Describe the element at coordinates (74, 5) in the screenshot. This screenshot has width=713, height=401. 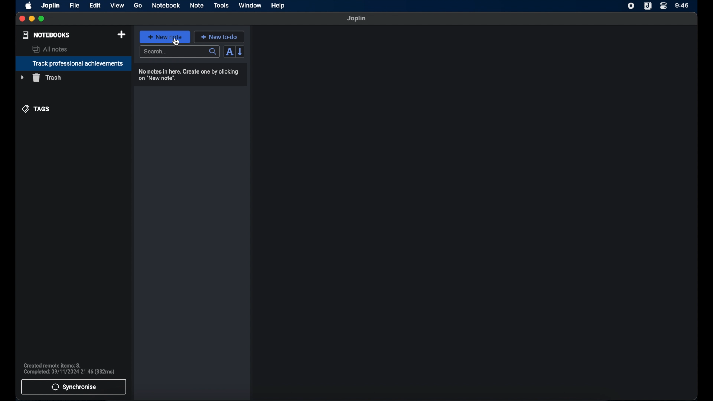
I see `file` at that location.